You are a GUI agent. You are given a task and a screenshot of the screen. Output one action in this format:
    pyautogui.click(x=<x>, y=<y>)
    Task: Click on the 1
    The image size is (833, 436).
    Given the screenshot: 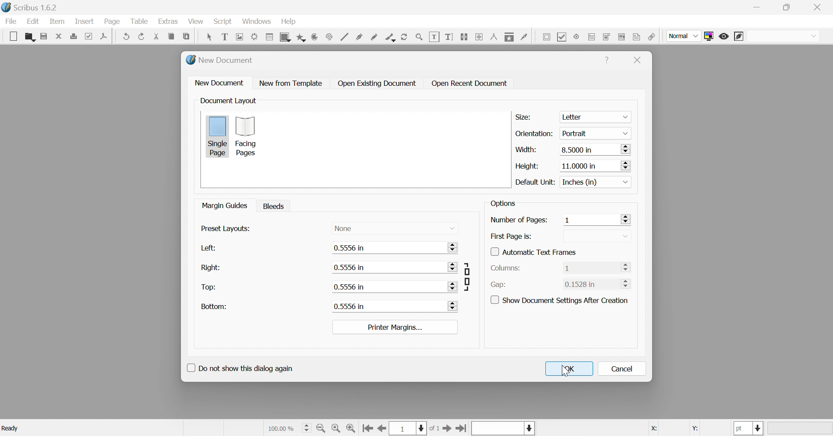 What is the action you would take?
    pyautogui.click(x=567, y=268)
    